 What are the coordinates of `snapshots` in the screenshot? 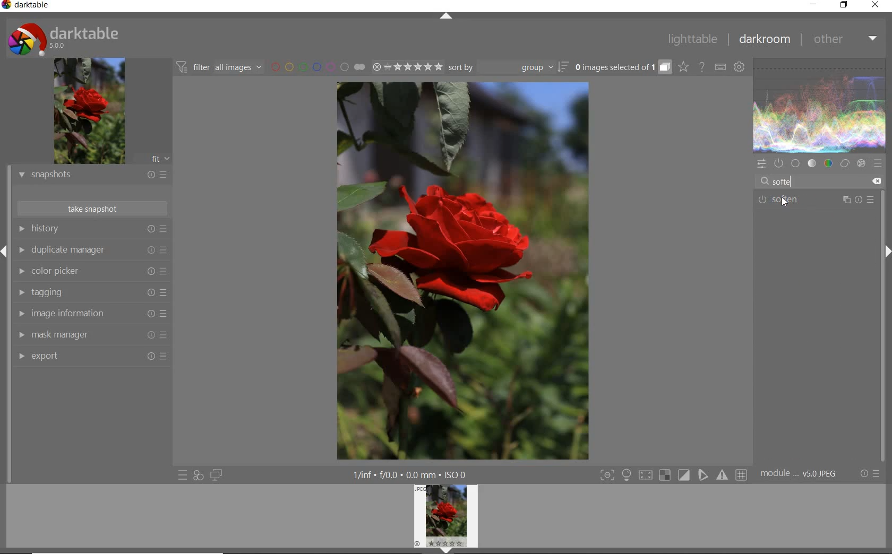 It's located at (92, 176).